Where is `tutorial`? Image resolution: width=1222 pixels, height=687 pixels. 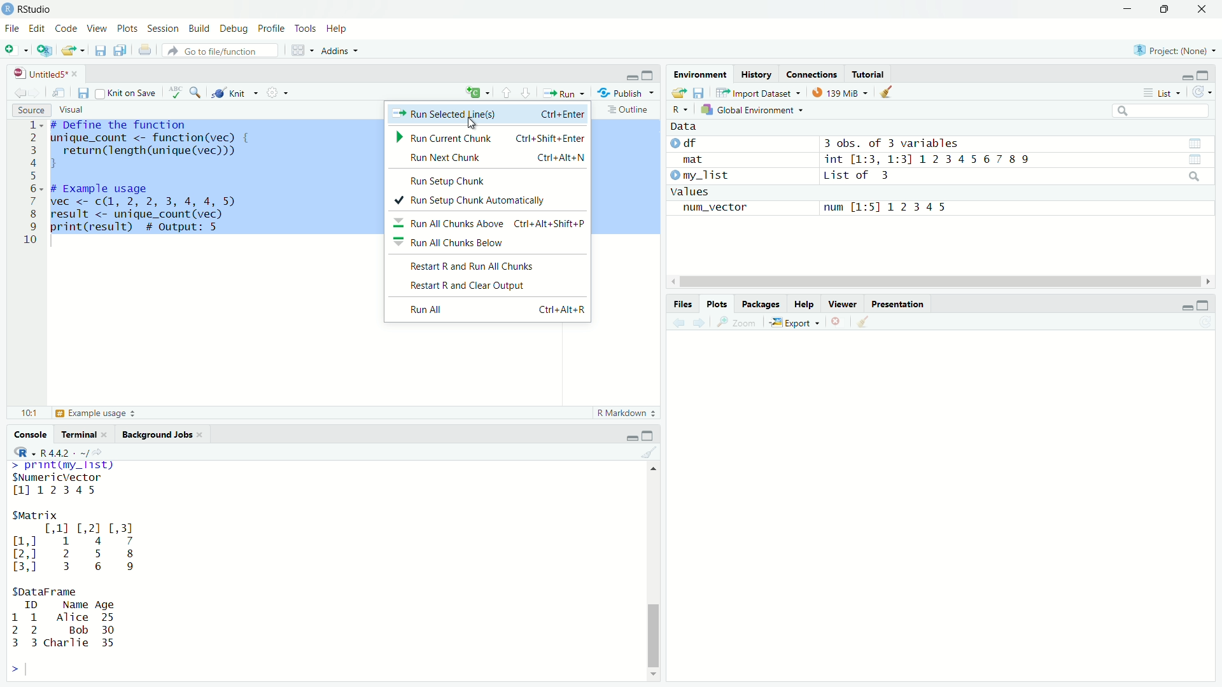
tutorial is located at coordinates (870, 76).